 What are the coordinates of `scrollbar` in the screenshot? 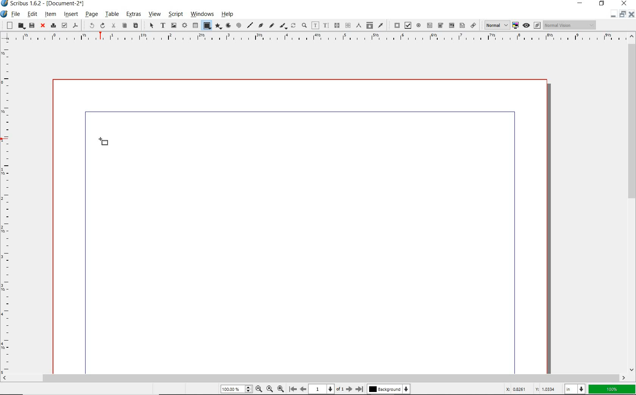 It's located at (632, 202).